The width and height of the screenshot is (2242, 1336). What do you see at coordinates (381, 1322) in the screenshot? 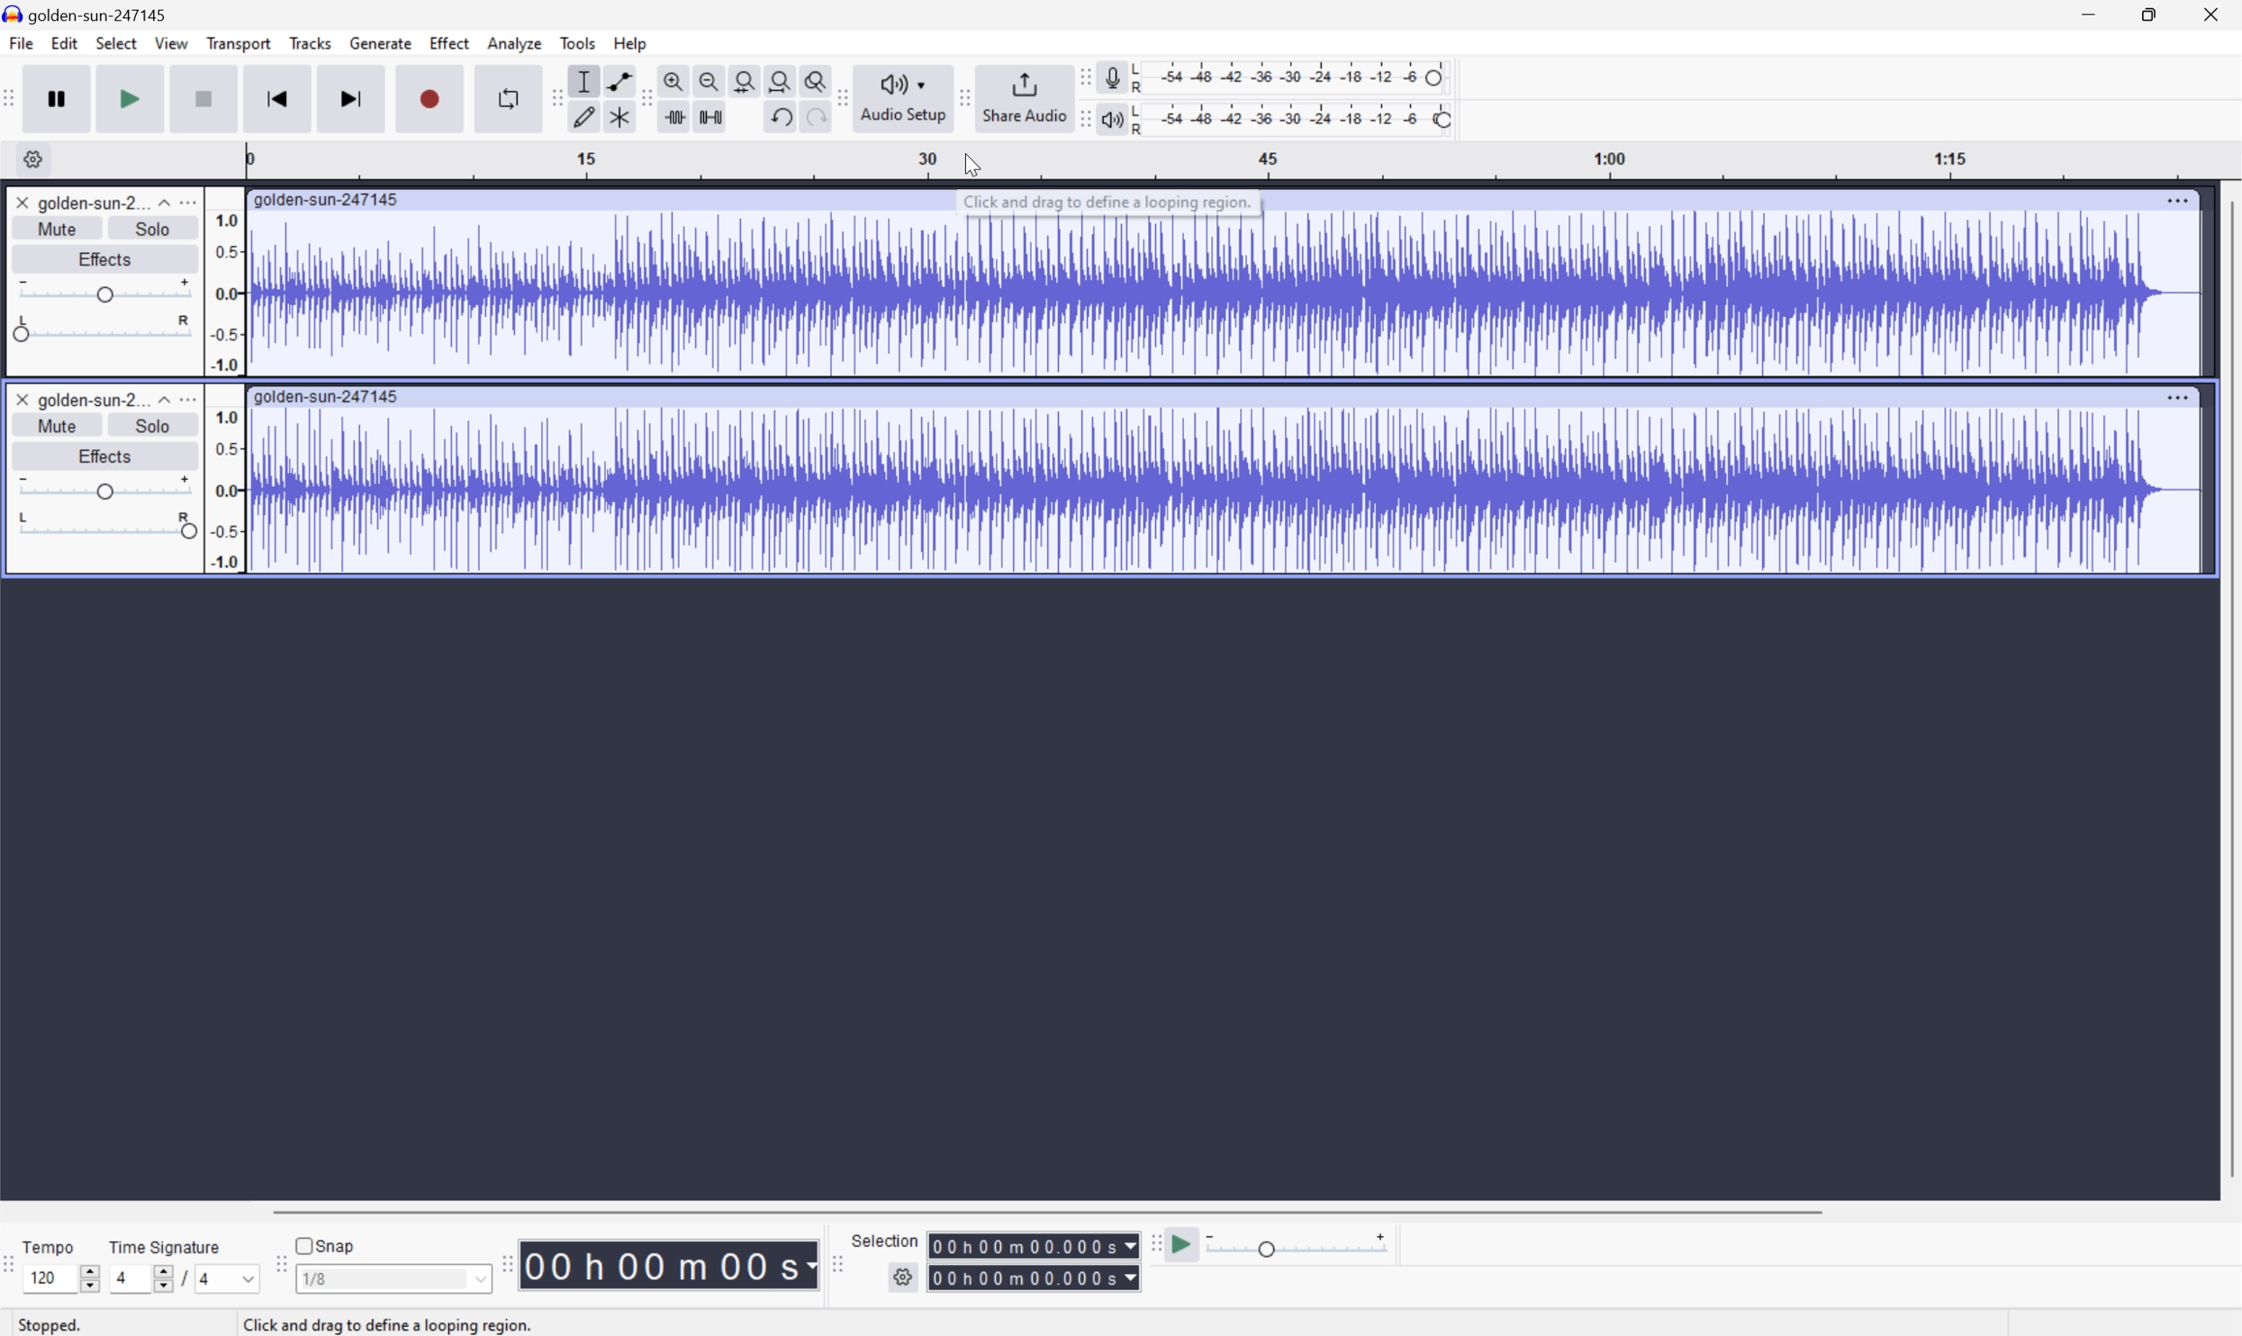
I see `click and drag to define a looping region` at bounding box center [381, 1322].